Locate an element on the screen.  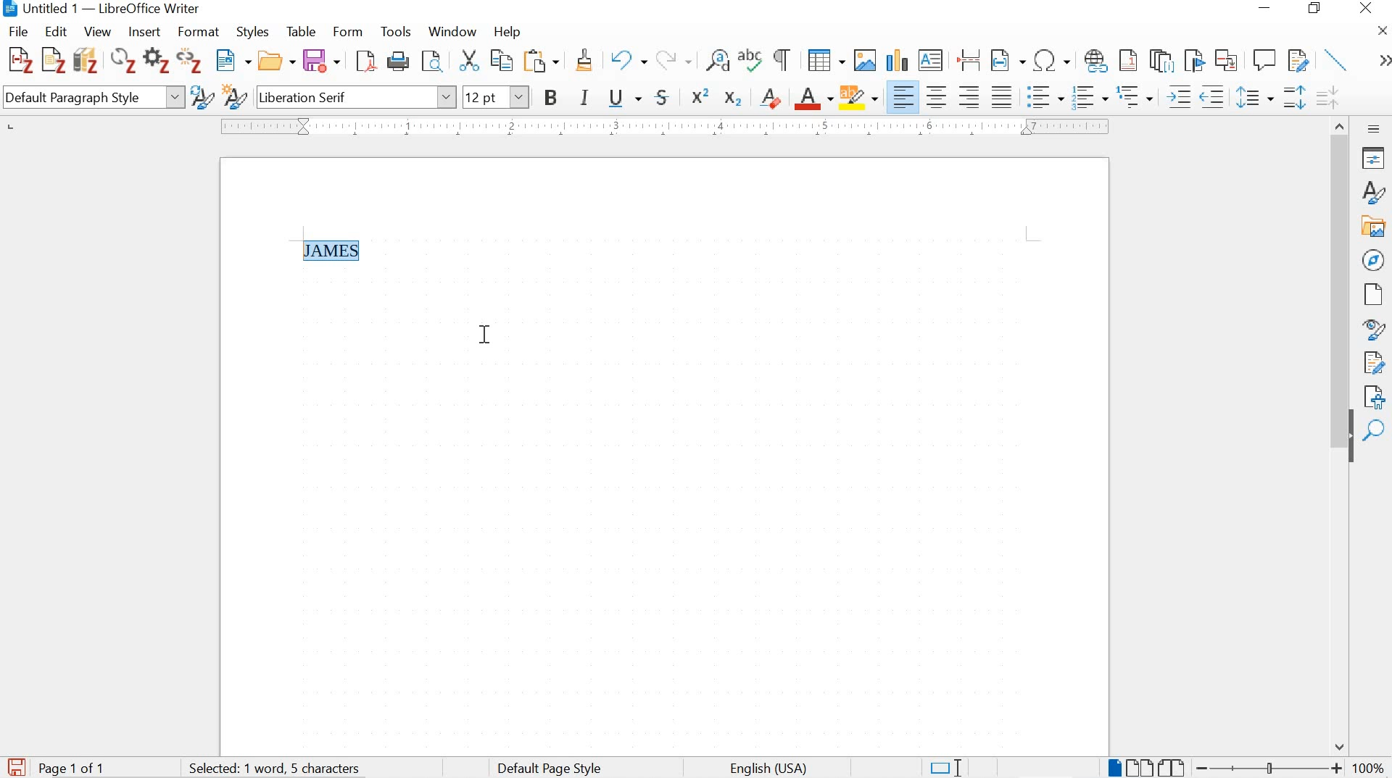
move down is located at coordinates (1341, 747).